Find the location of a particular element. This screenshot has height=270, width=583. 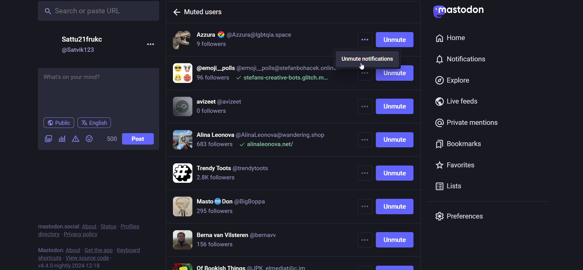

favorites is located at coordinates (456, 164).